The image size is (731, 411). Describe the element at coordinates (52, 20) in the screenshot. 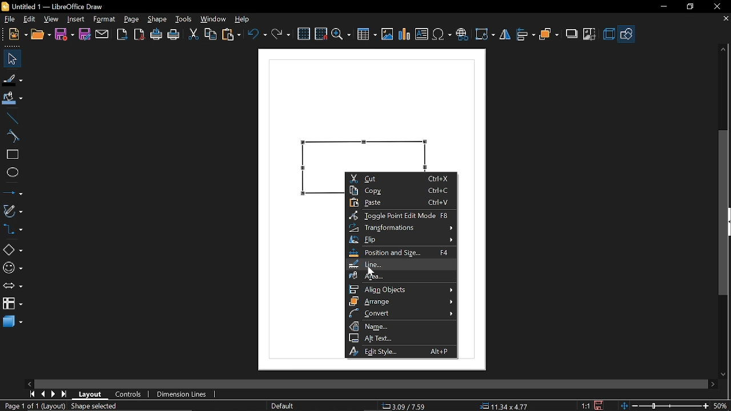

I see `view` at that location.